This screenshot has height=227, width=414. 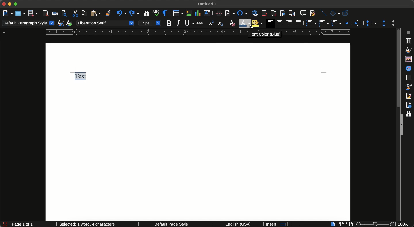 I want to click on Navigator, so click(x=410, y=68).